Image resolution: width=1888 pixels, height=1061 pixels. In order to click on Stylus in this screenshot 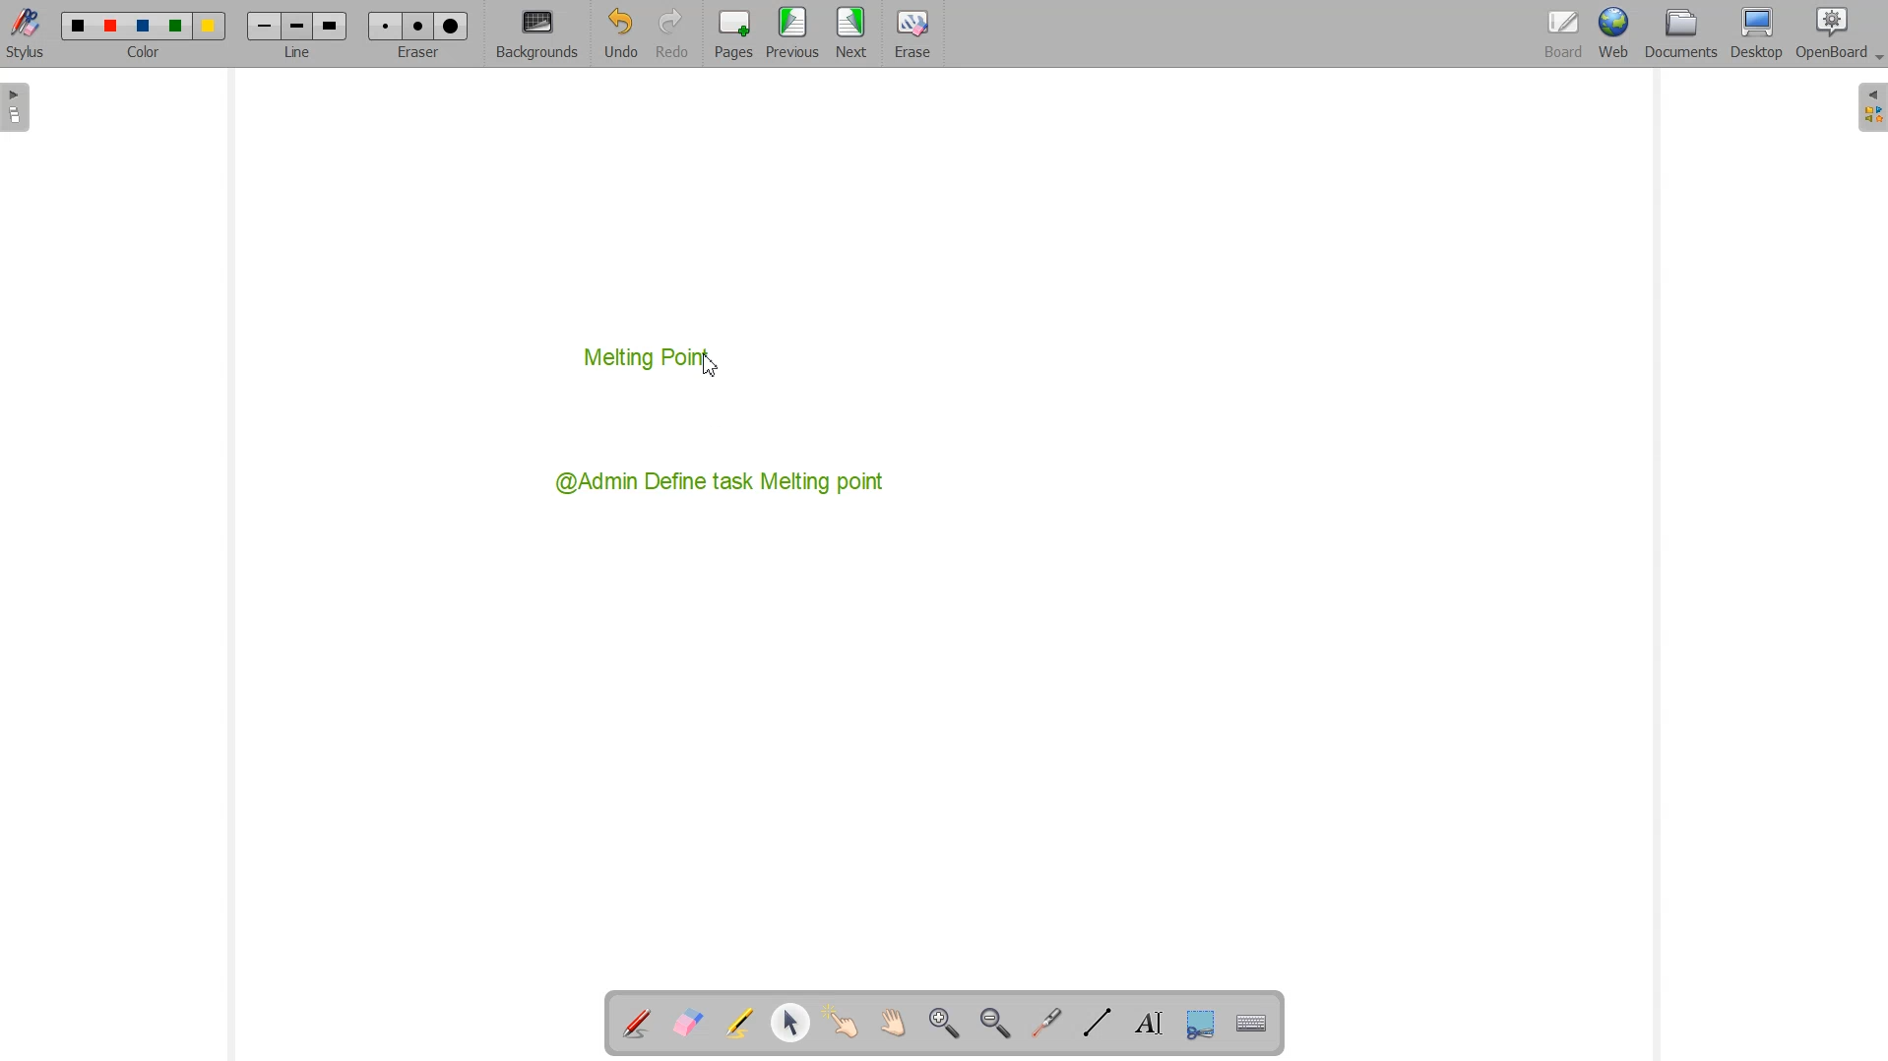, I will do `click(28, 34)`.